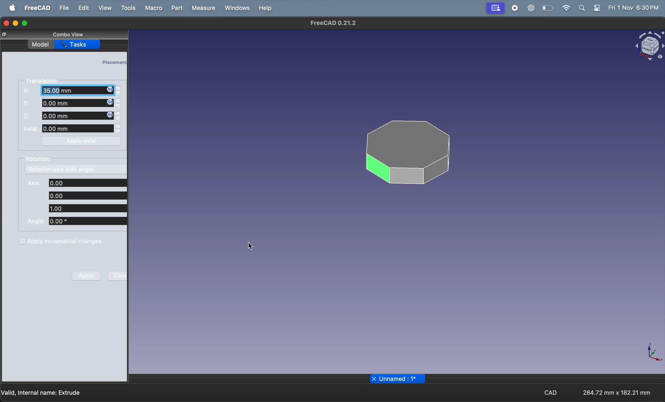 This screenshot has height=402, width=665. Describe the element at coordinates (114, 62) in the screenshot. I see `placement` at that location.